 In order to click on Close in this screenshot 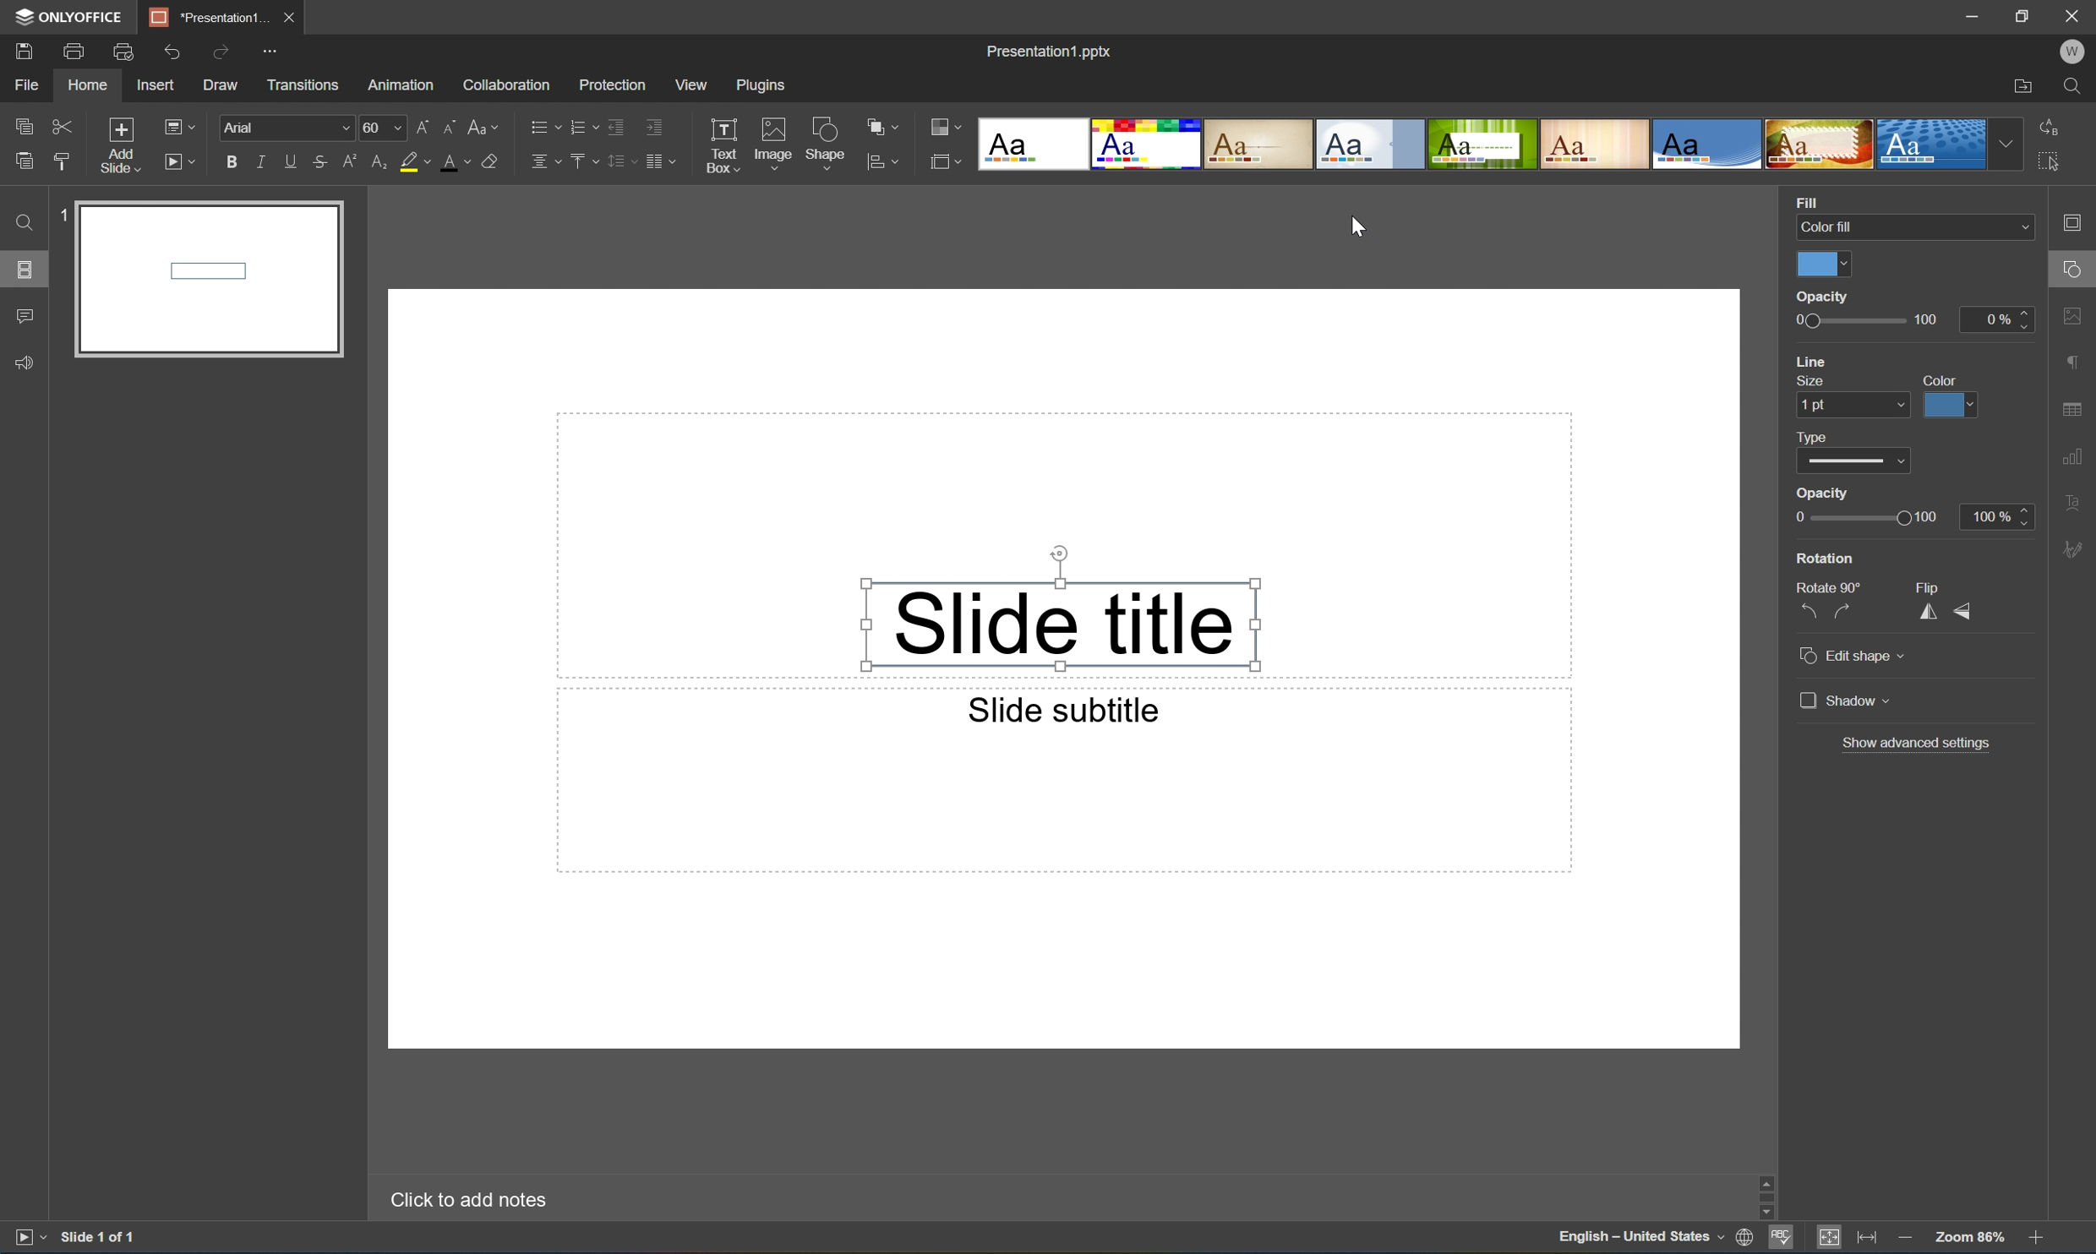, I will do `click(290, 16)`.